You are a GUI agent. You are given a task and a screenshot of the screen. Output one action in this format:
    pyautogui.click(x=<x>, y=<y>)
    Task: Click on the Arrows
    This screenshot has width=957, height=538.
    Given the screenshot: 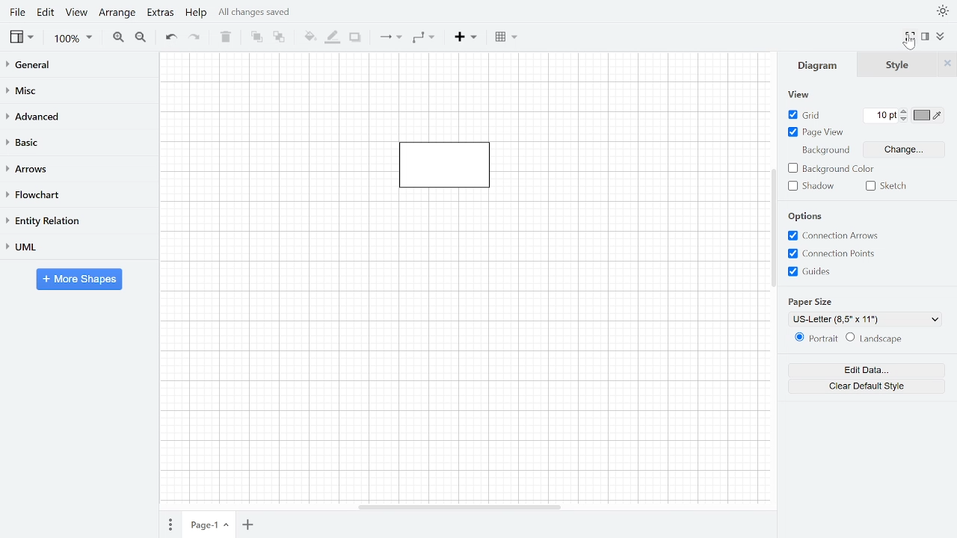 What is the action you would take?
    pyautogui.click(x=78, y=170)
    